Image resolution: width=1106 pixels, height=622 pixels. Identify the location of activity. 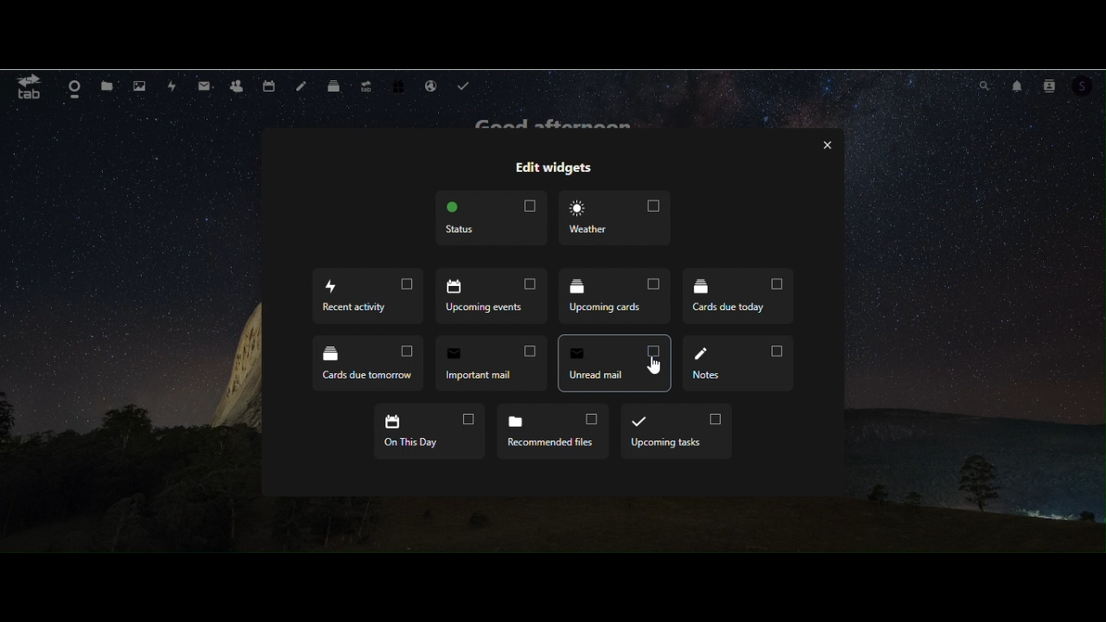
(175, 87).